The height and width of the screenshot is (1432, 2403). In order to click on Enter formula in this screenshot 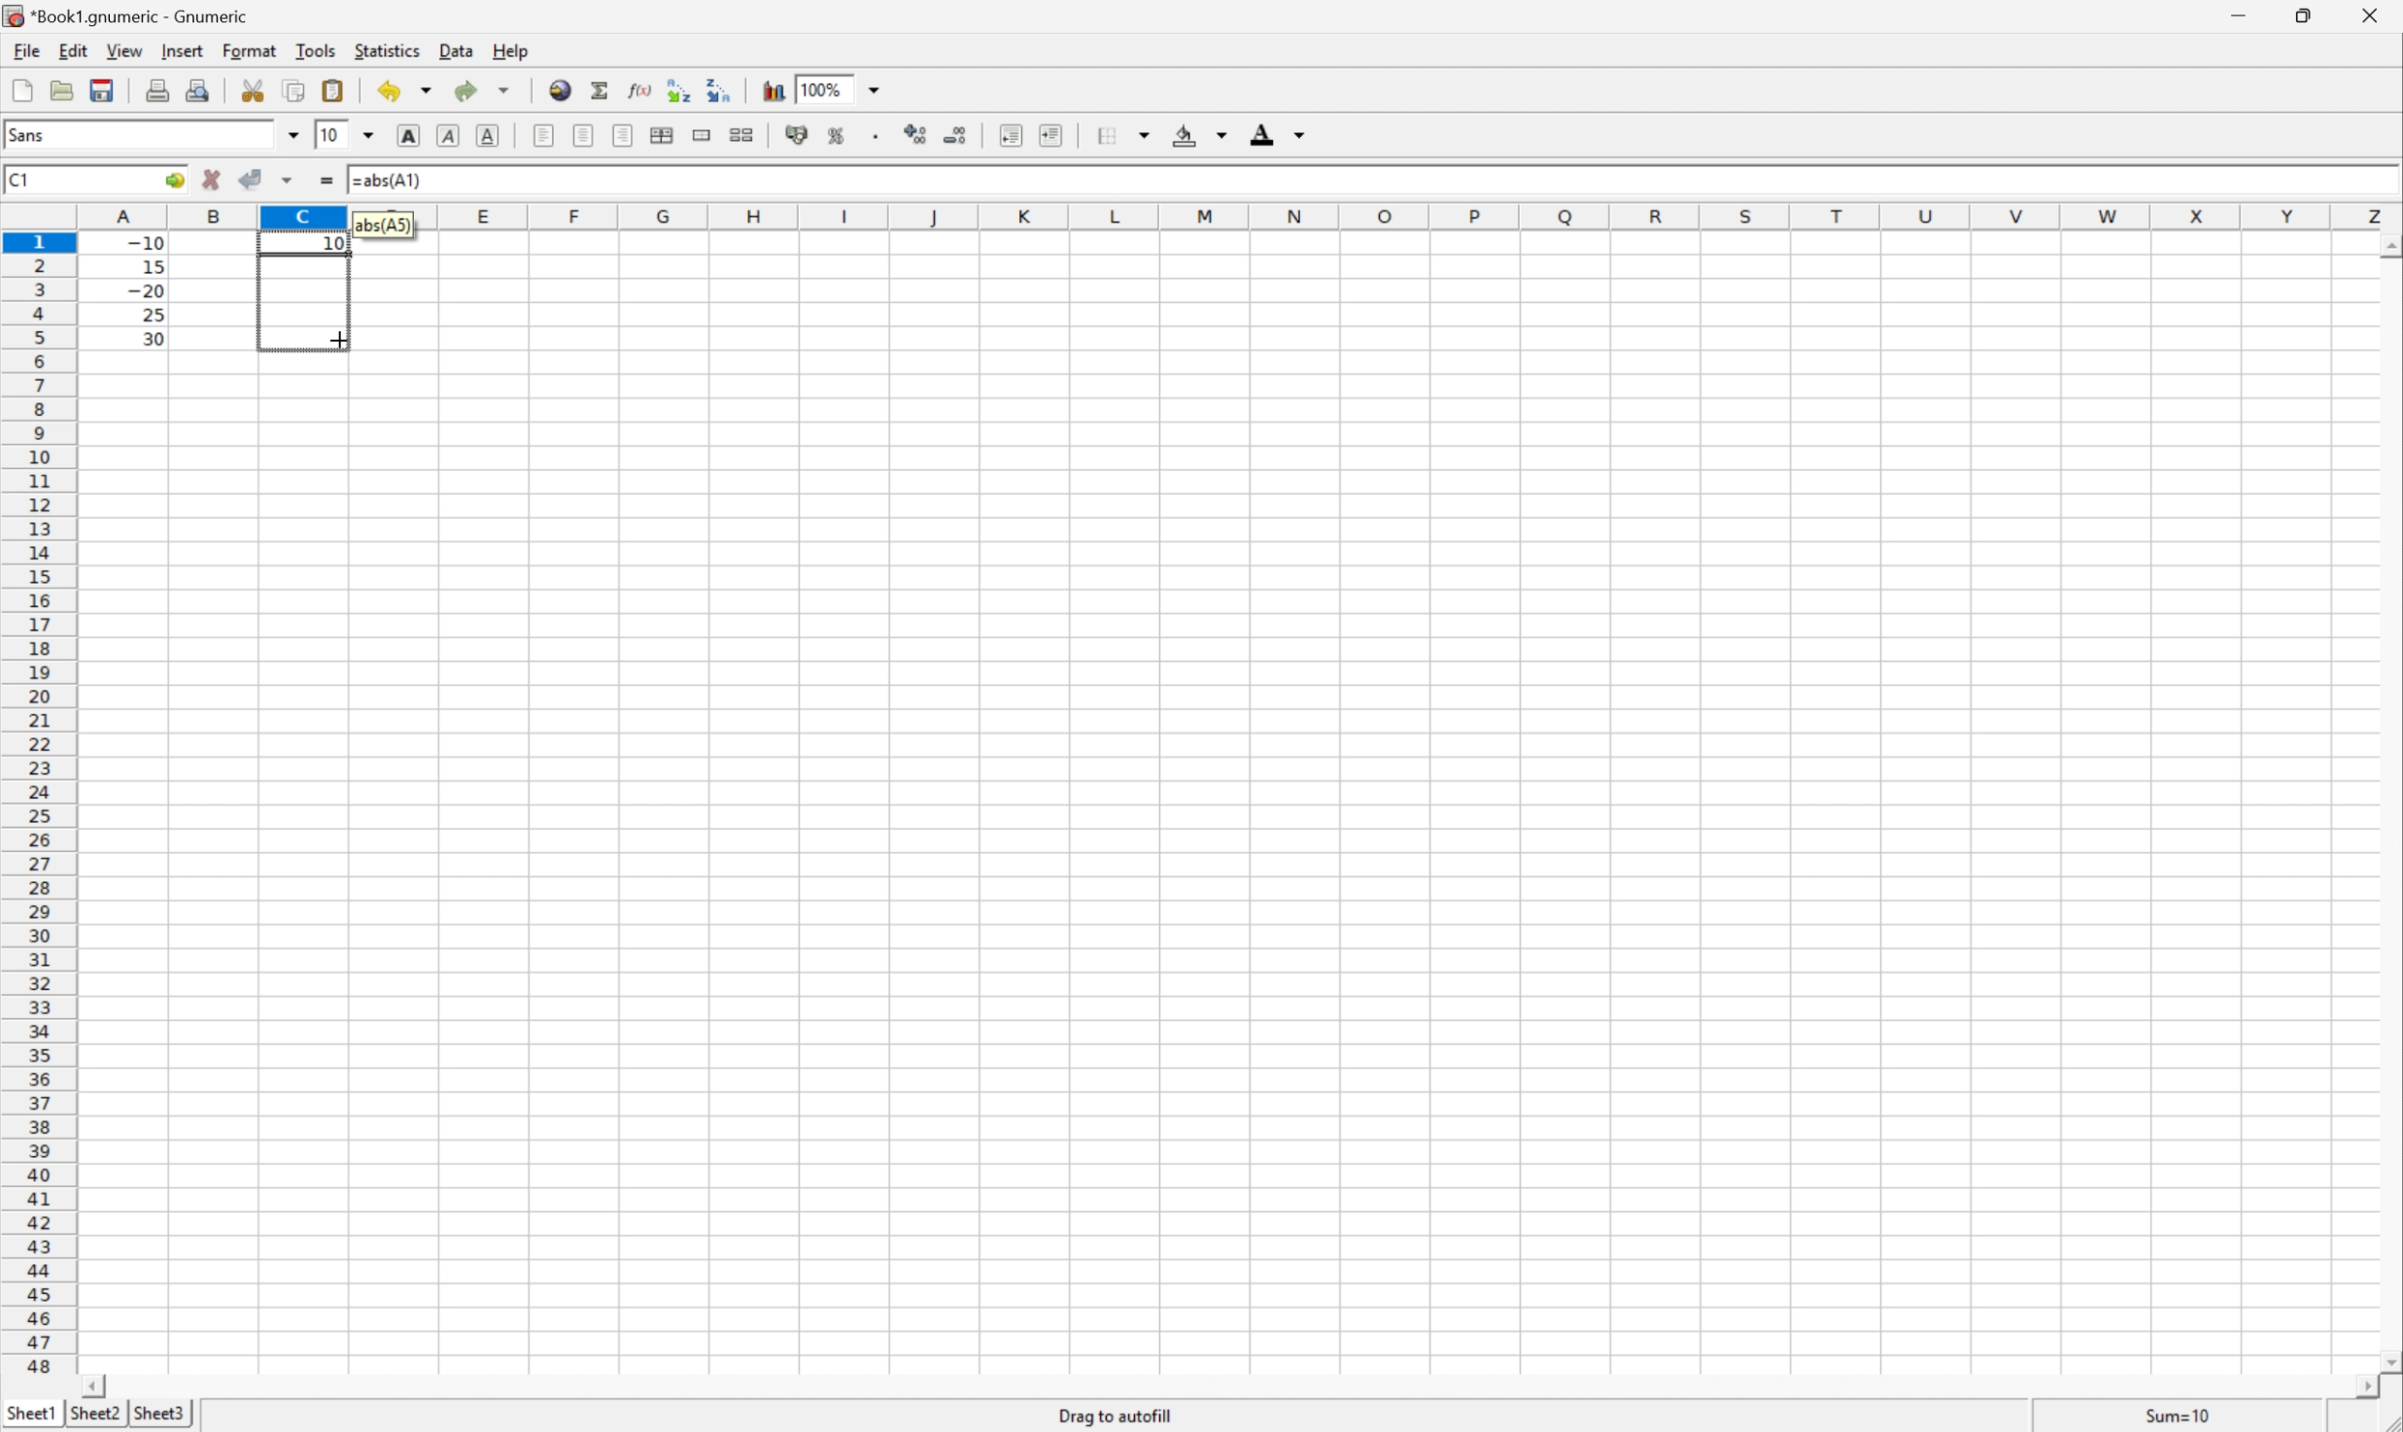, I will do `click(331, 182)`.